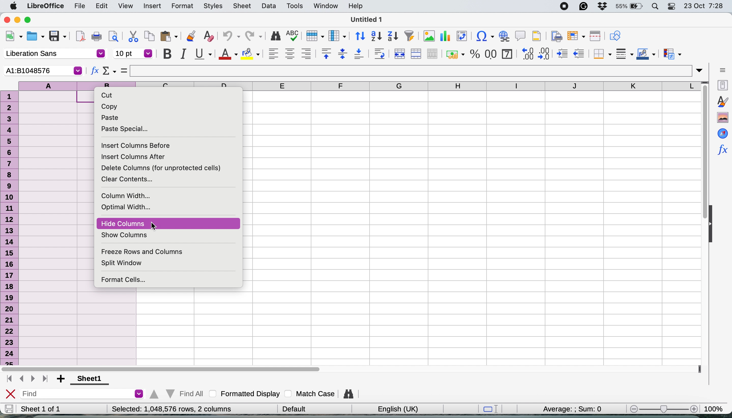 This screenshot has height=418, width=732. Describe the element at coordinates (13, 6) in the screenshot. I see `system logo` at that location.